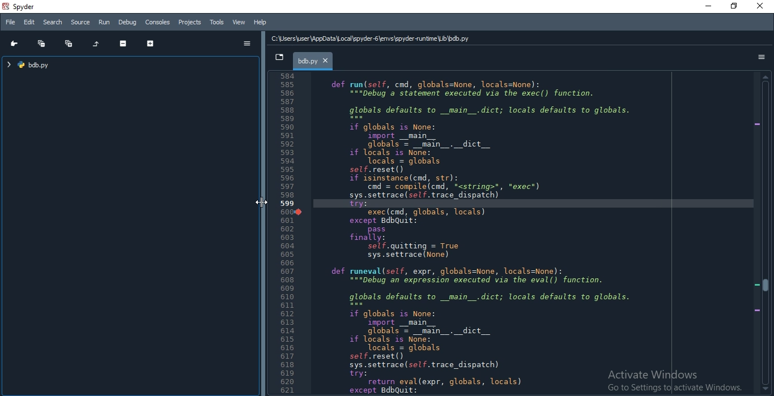  What do you see at coordinates (11, 23) in the screenshot?
I see `File ` at bounding box center [11, 23].